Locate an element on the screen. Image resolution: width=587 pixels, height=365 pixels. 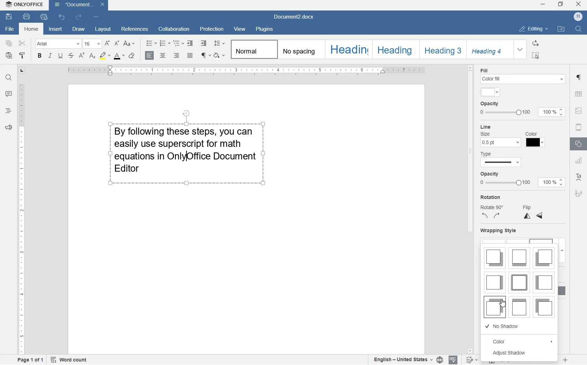
Normal is located at coordinates (253, 49).